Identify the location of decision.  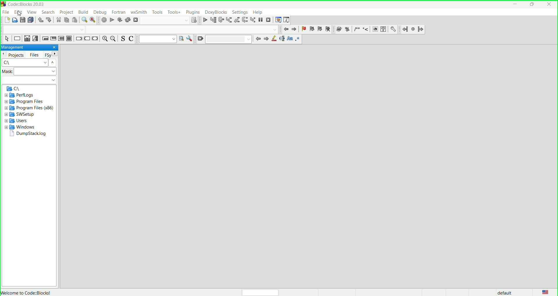
(26, 39).